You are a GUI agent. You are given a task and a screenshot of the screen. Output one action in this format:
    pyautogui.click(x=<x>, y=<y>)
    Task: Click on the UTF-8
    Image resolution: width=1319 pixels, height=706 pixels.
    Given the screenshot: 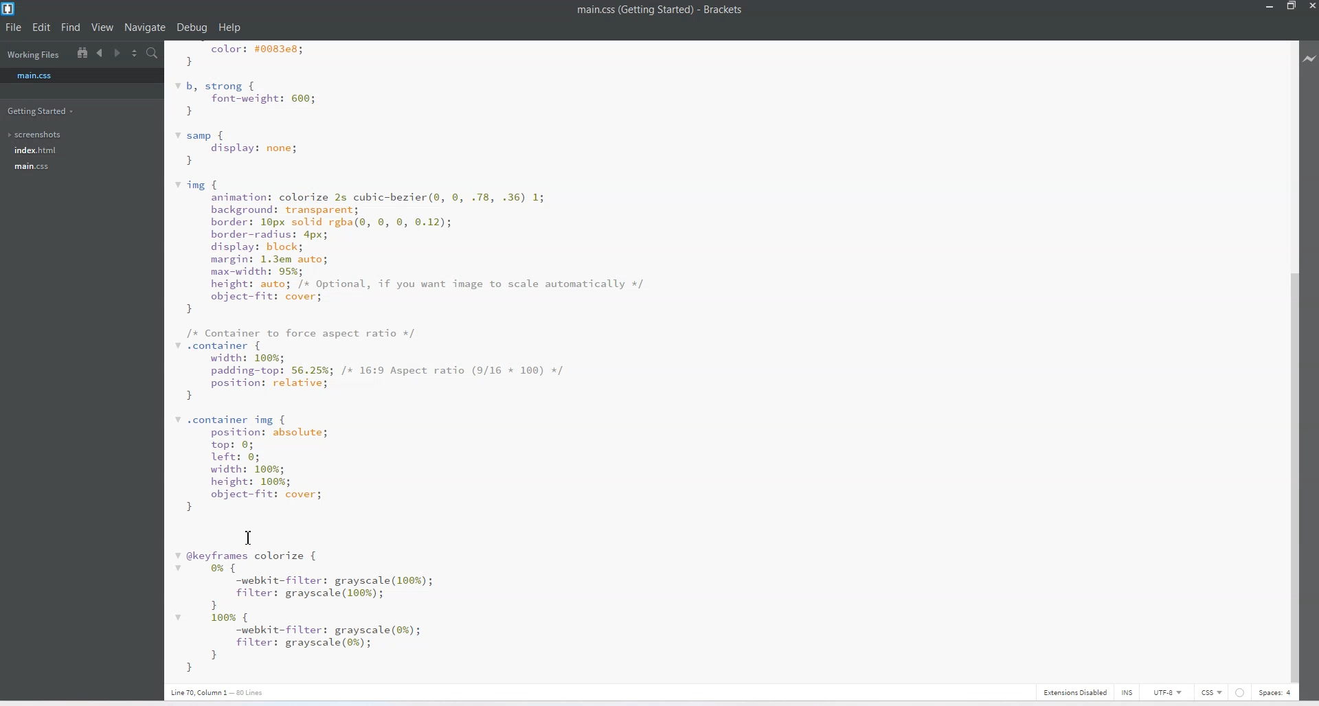 What is the action you would take?
    pyautogui.click(x=1168, y=692)
    